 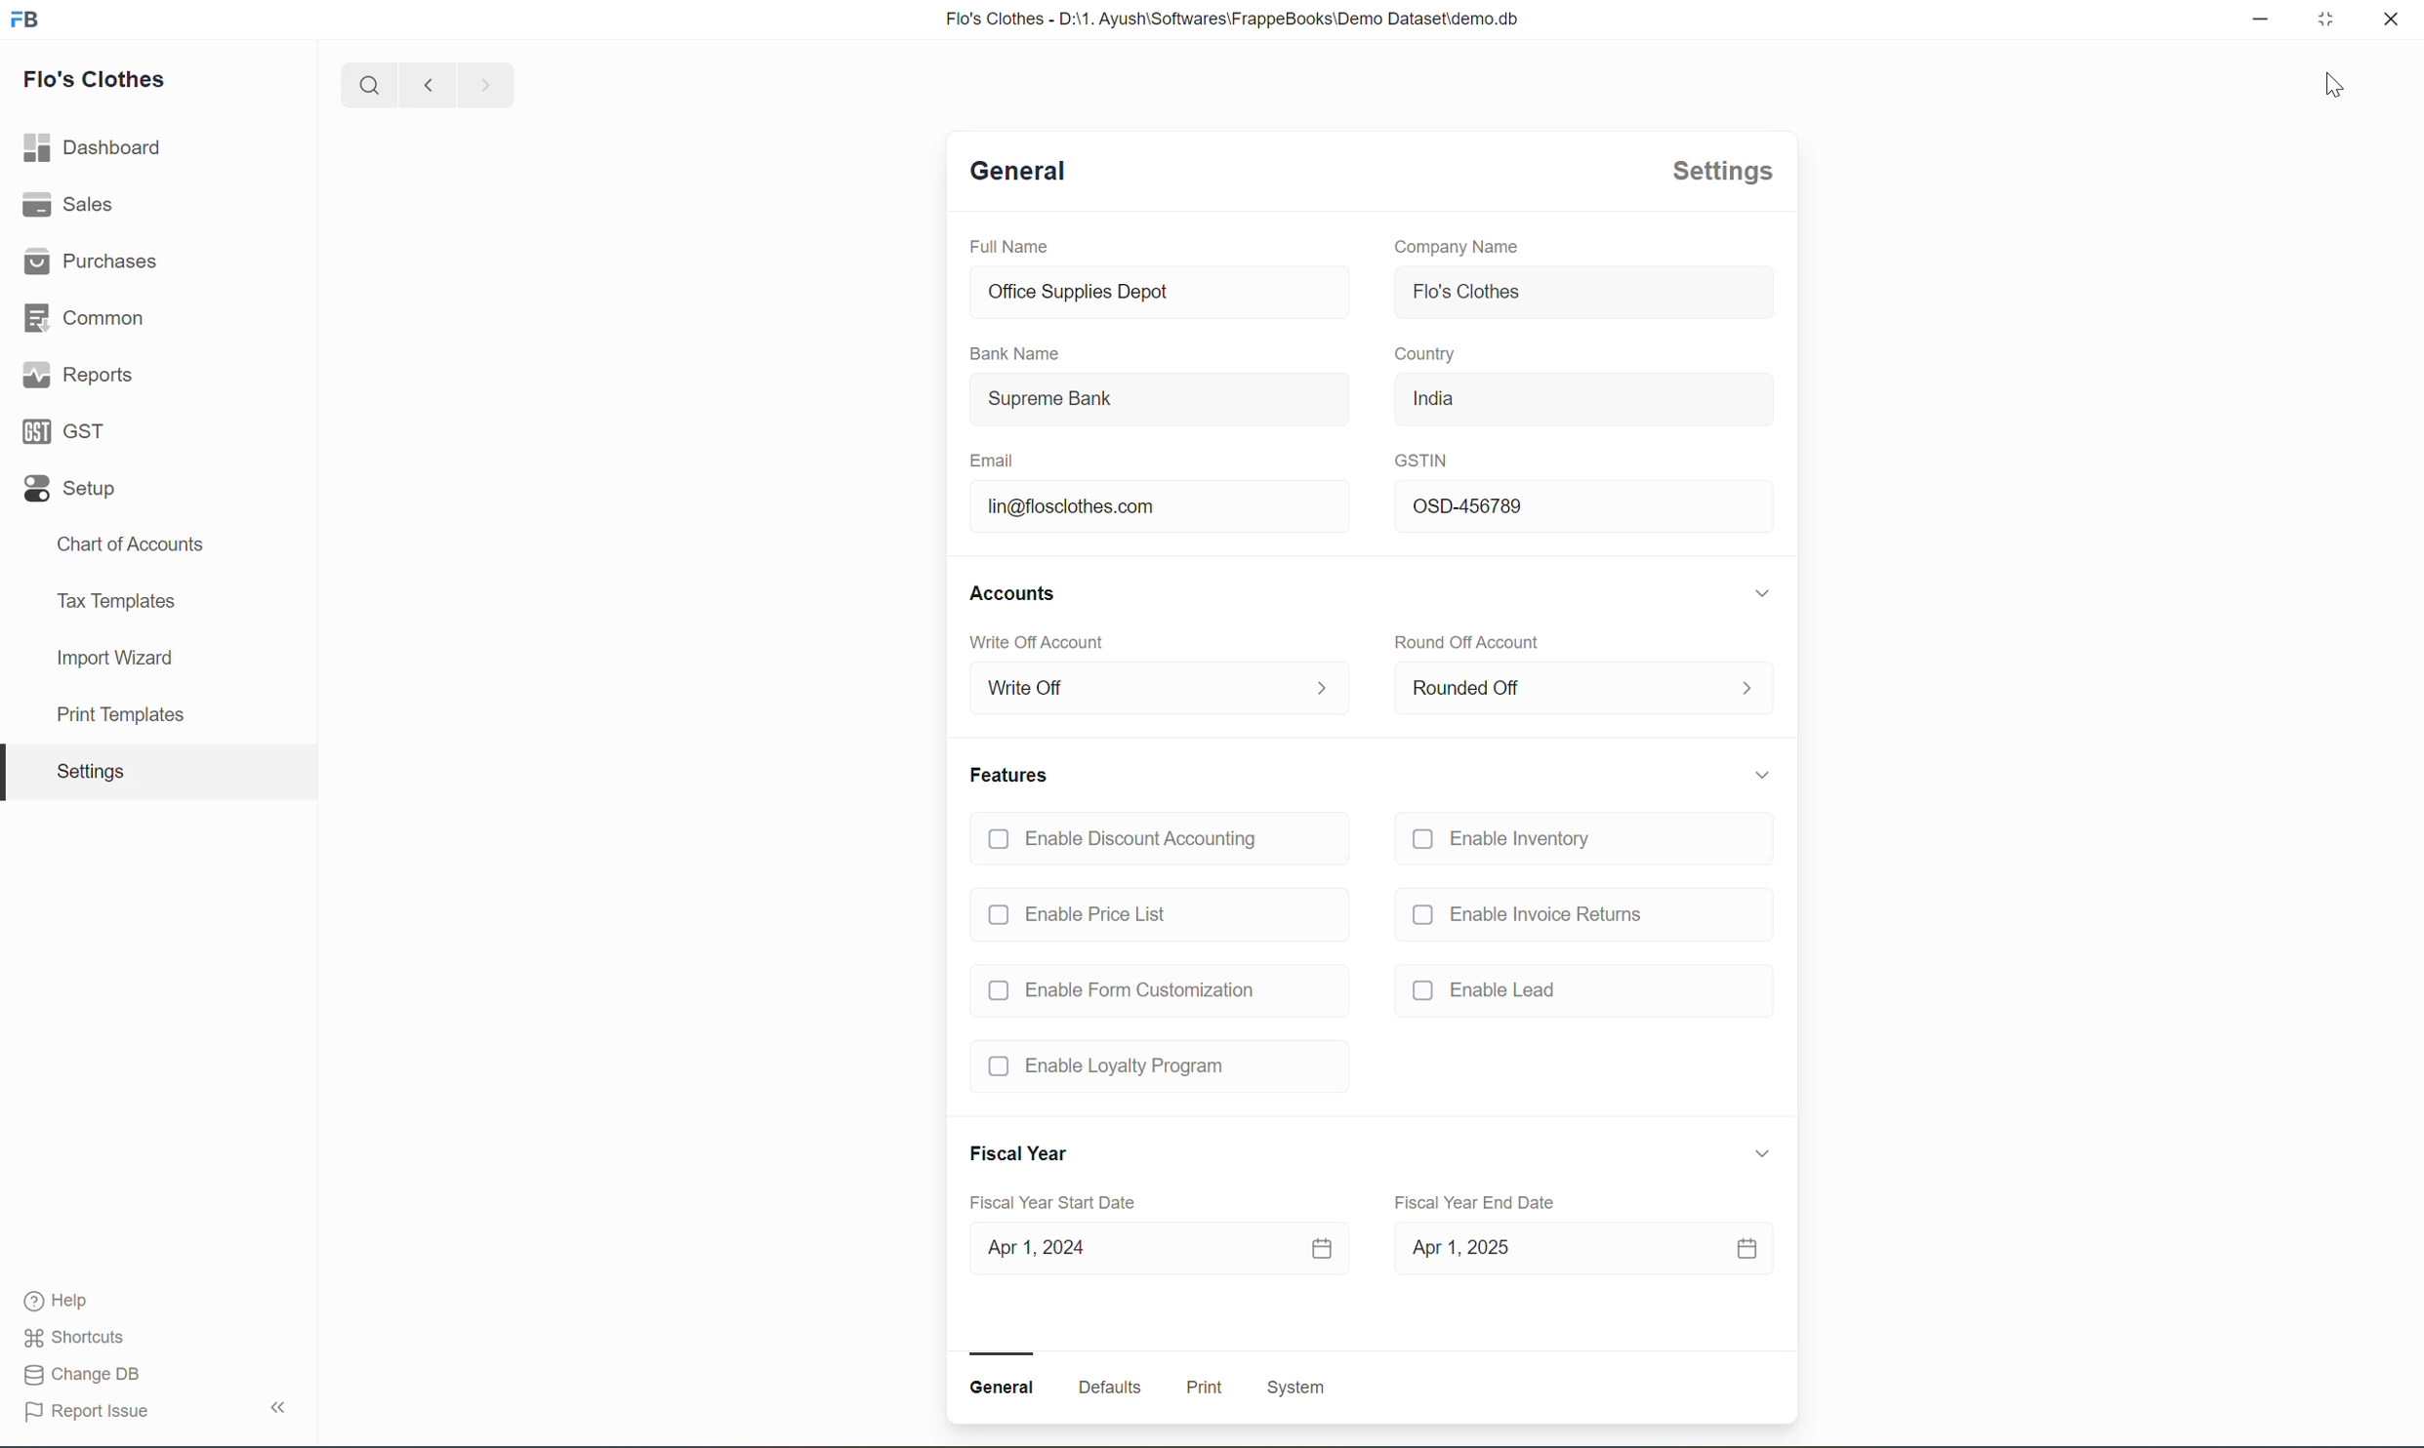 What do you see at coordinates (1109, 1067) in the screenshot?
I see `Enable Loyalty Program` at bounding box center [1109, 1067].